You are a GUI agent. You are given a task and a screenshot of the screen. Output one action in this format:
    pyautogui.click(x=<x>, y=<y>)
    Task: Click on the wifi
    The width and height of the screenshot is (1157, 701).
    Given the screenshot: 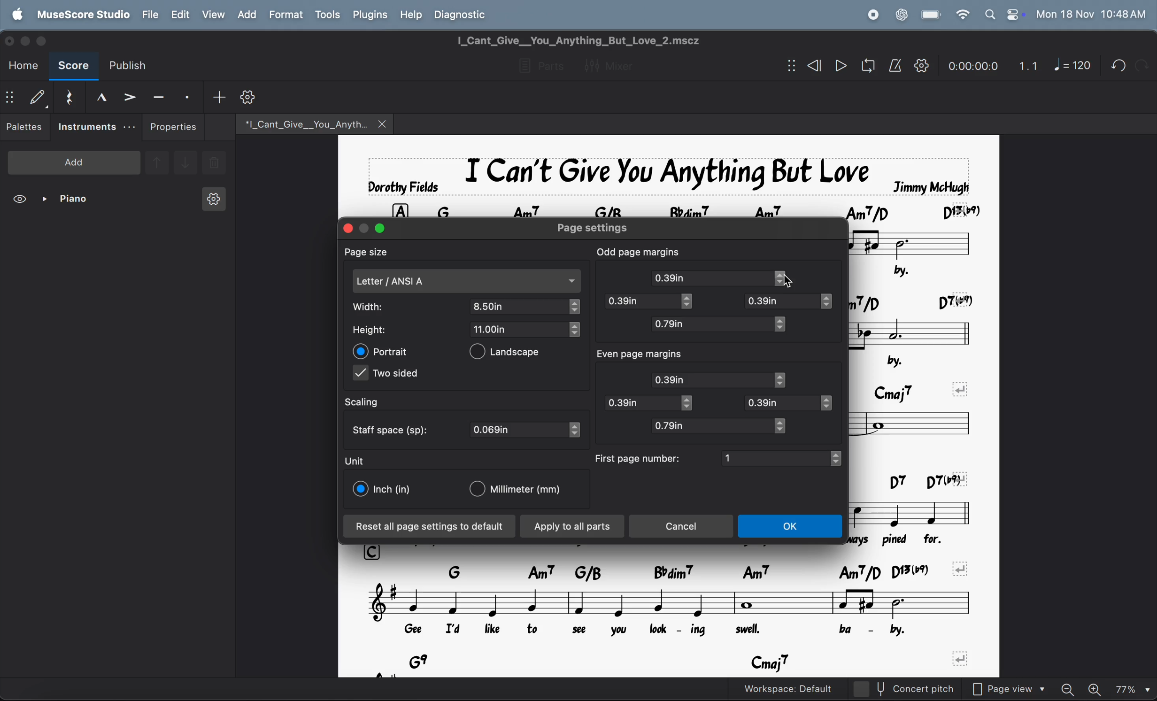 What is the action you would take?
    pyautogui.click(x=961, y=15)
    